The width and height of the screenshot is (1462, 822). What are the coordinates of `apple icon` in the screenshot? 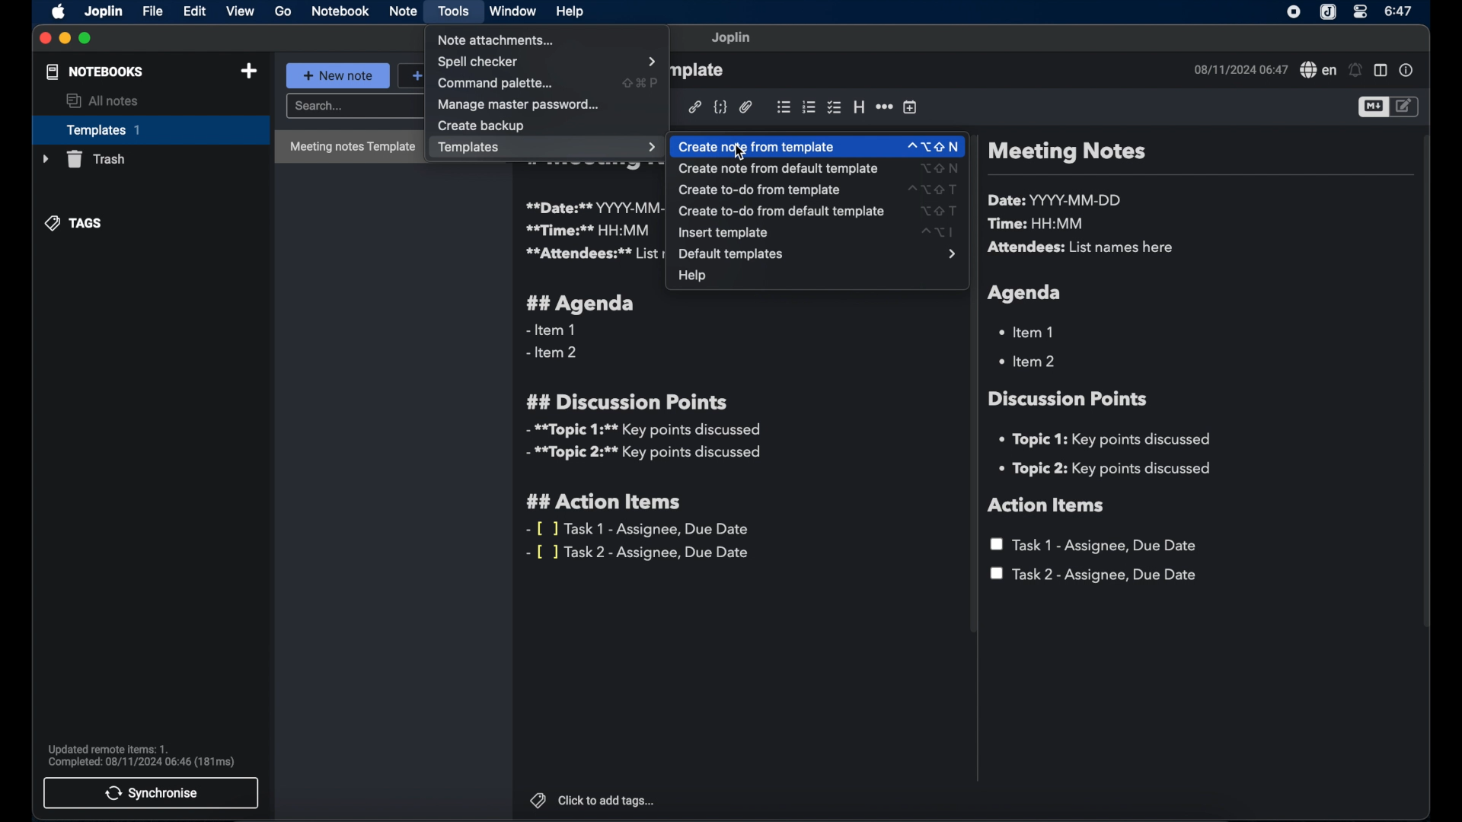 It's located at (56, 12).